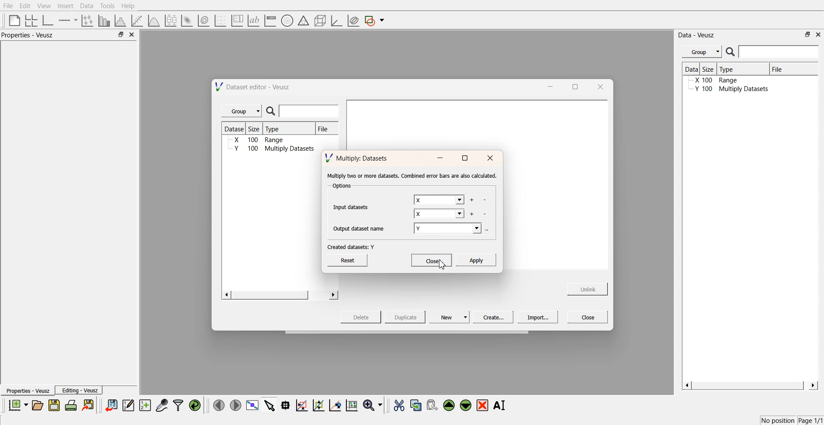 This screenshot has width=824, height=425. Describe the element at coordinates (373, 406) in the screenshot. I see `zoom funtions` at that location.